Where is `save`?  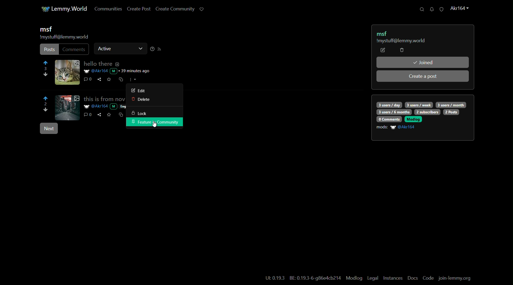 save is located at coordinates (109, 114).